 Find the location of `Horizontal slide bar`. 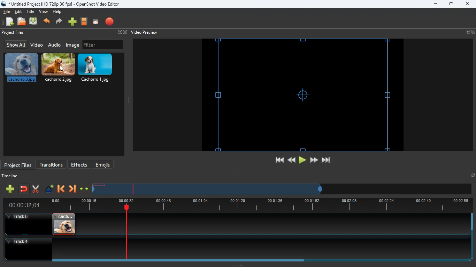

Horizontal slide bar is located at coordinates (256, 260).